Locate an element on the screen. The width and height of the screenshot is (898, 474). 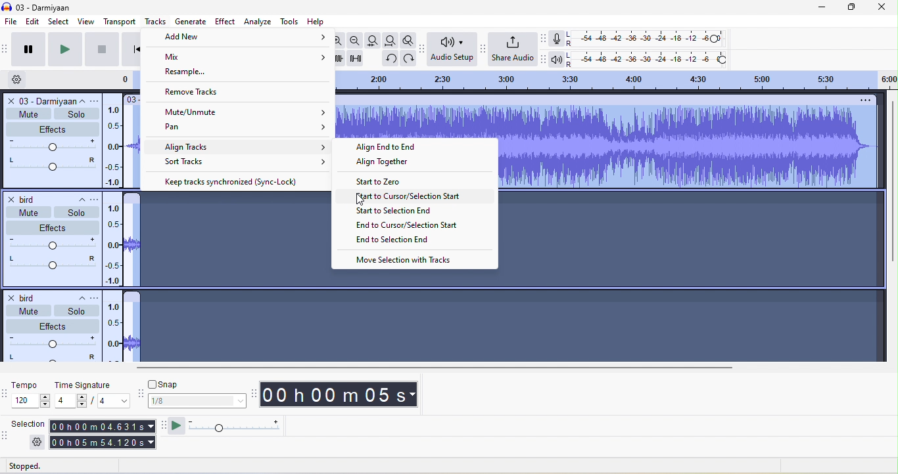
start to selection end is located at coordinates (398, 212).